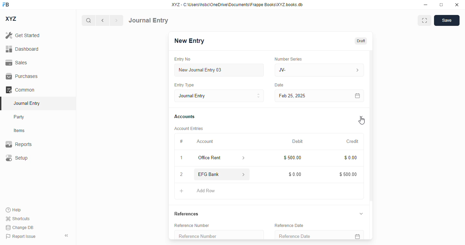 Image resolution: width=465 pixels, height=245 pixels. What do you see at coordinates (362, 121) in the screenshot?
I see `cursor` at bounding box center [362, 121].